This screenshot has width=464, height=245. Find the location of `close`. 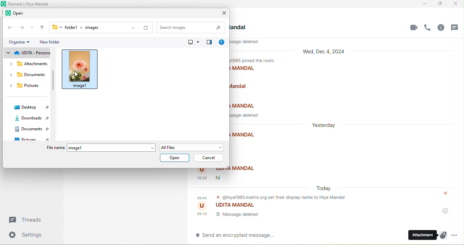

close is located at coordinates (458, 3).